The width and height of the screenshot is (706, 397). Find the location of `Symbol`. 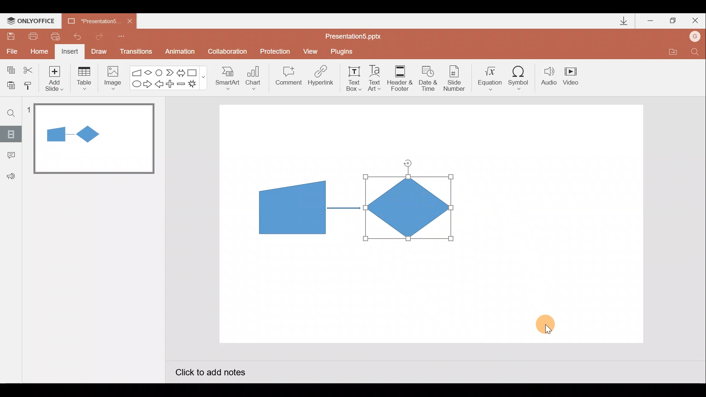

Symbol is located at coordinates (521, 78).